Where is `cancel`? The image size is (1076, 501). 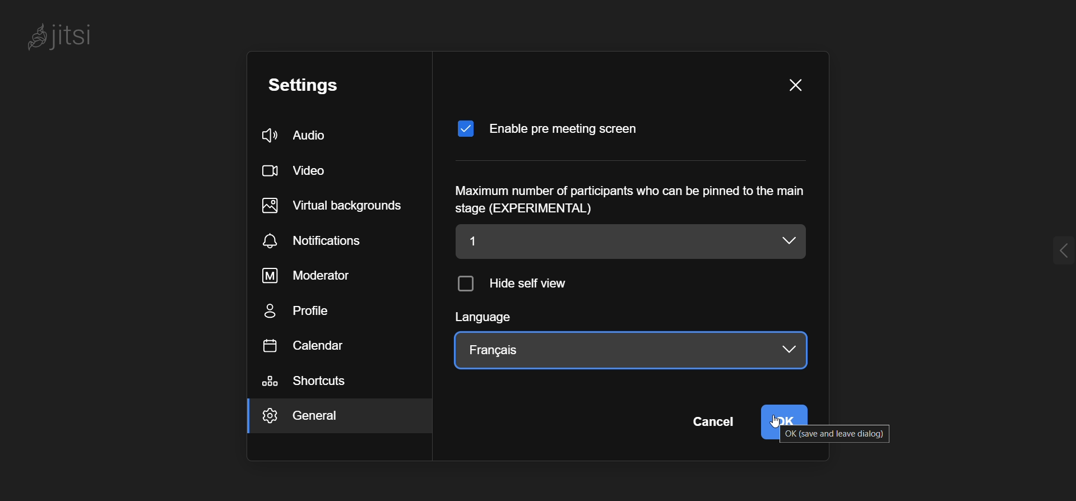 cancel is located at coordinates (712, 423).